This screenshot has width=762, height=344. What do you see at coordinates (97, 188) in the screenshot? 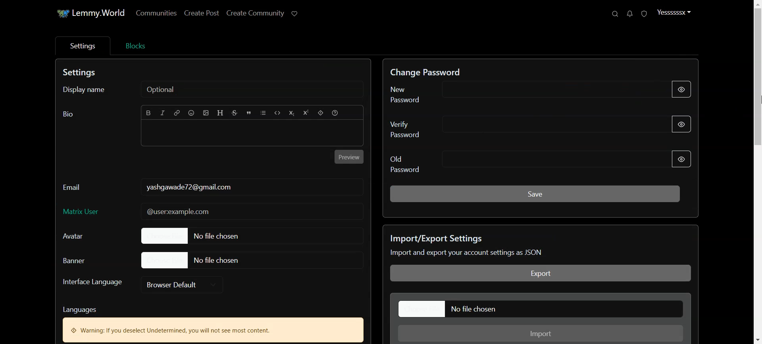
I see `Email` at bounding box center [97, 188].